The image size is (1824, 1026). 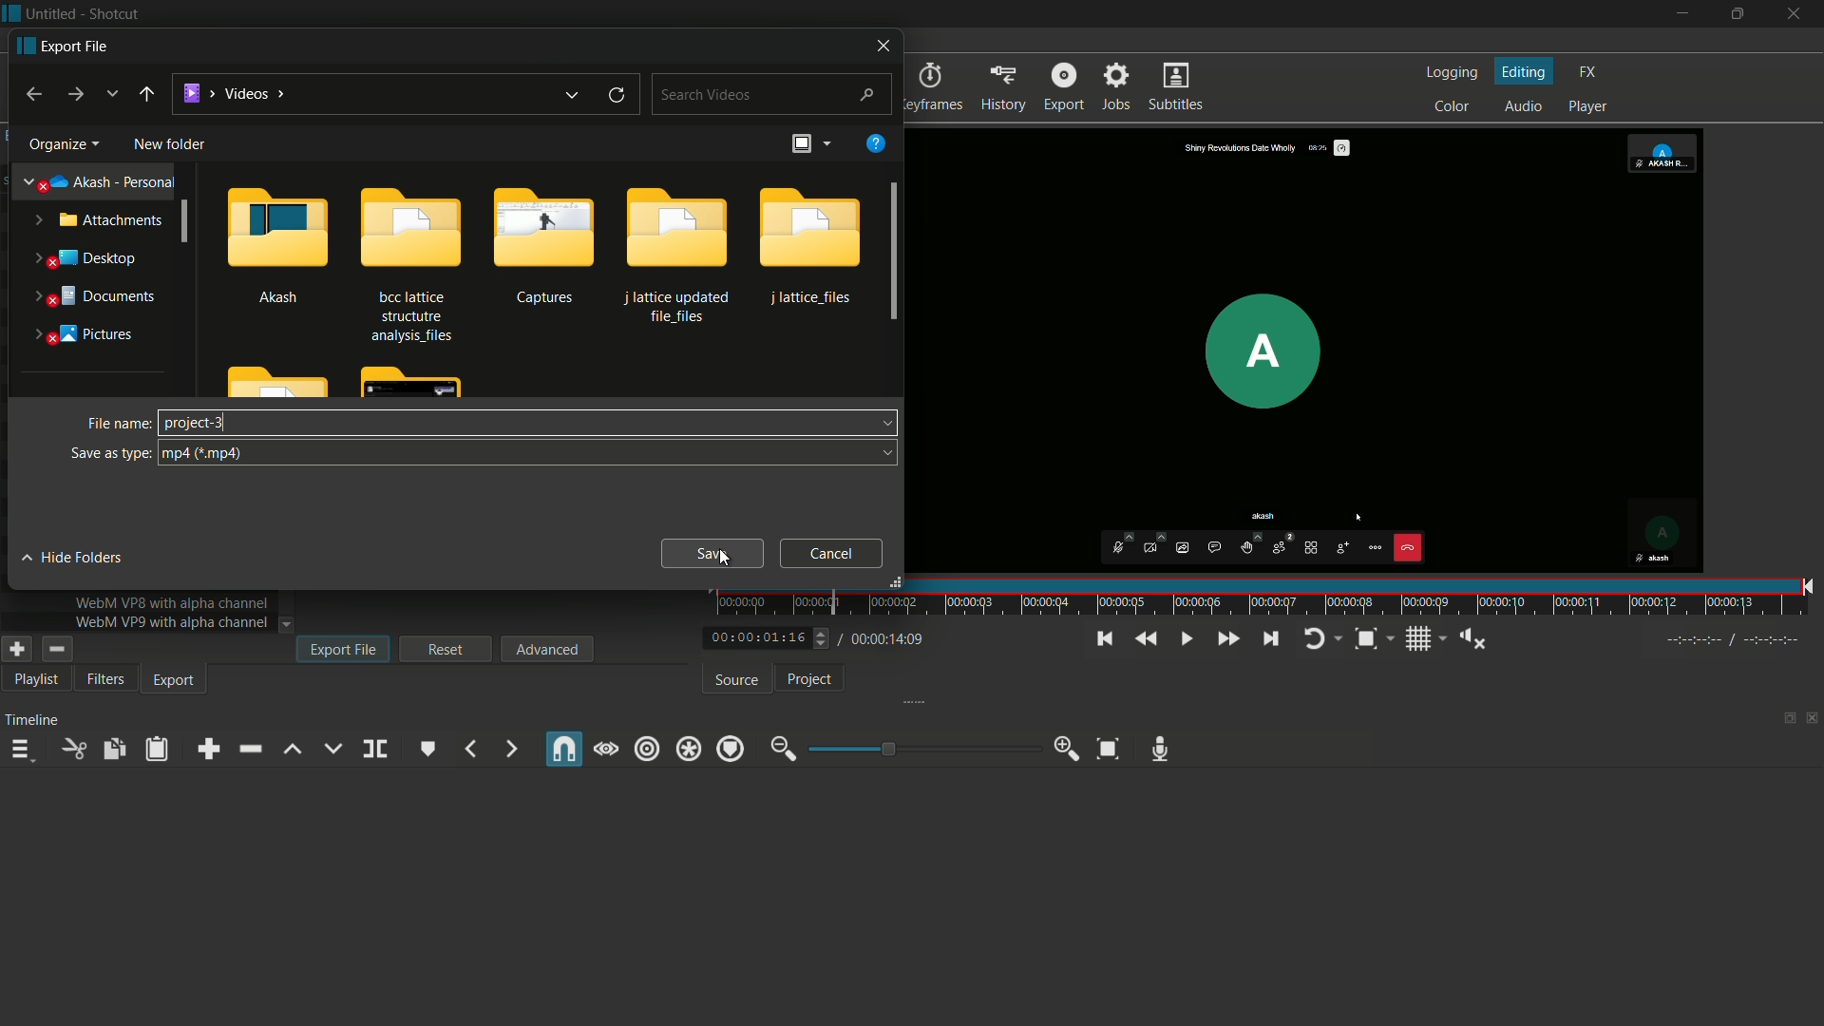 What do you see at coordinates (881, 425) in the screenshot?
I see `dropdown` at bounding box center [881, 425].